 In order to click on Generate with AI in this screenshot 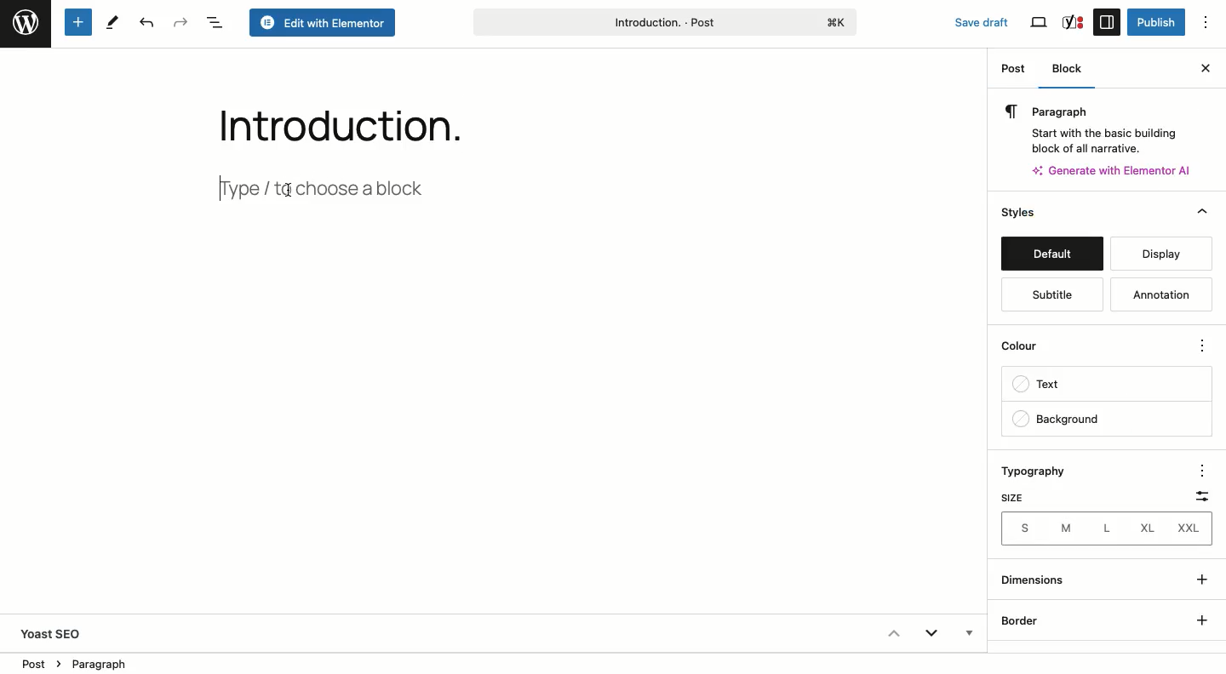, I will do `click(1119, 169)`.